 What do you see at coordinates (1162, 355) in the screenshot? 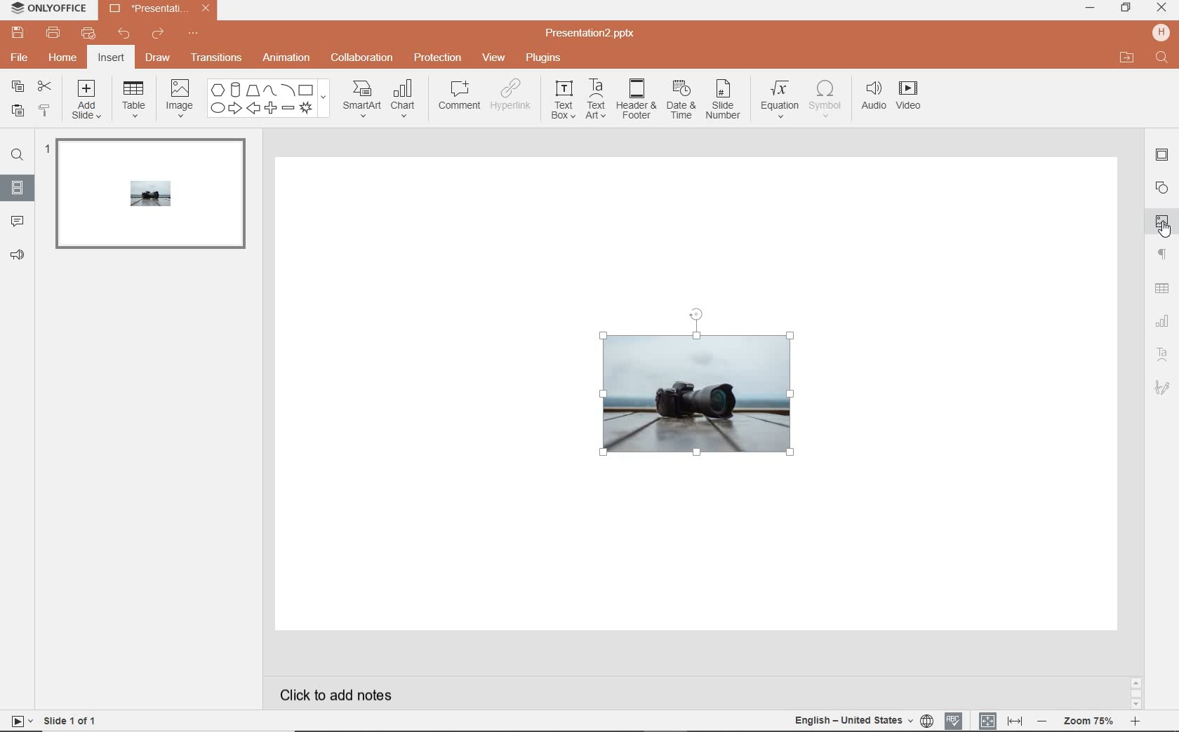
I see `text art` at bounding box center [1162, 355].